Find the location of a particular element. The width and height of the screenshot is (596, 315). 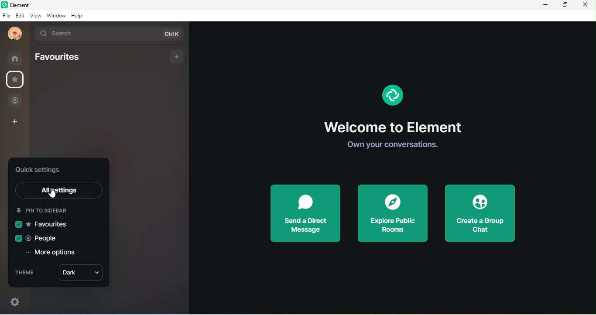

add is located at coordinates (175, 57).